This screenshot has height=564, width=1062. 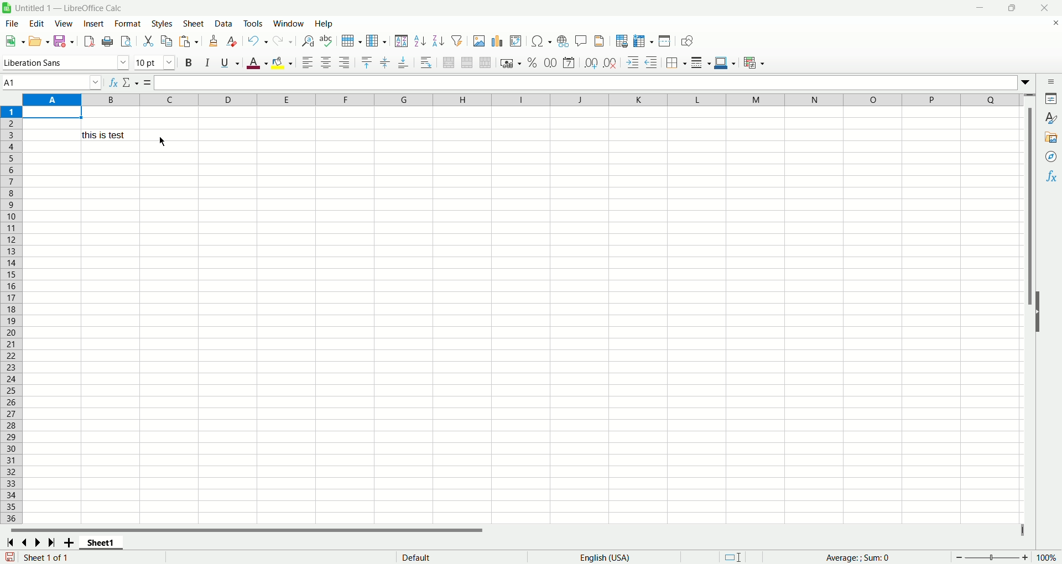 What do you see at coordinates (14, 41) in the screenshot?
I see `new` at bounding box center [14, 41].